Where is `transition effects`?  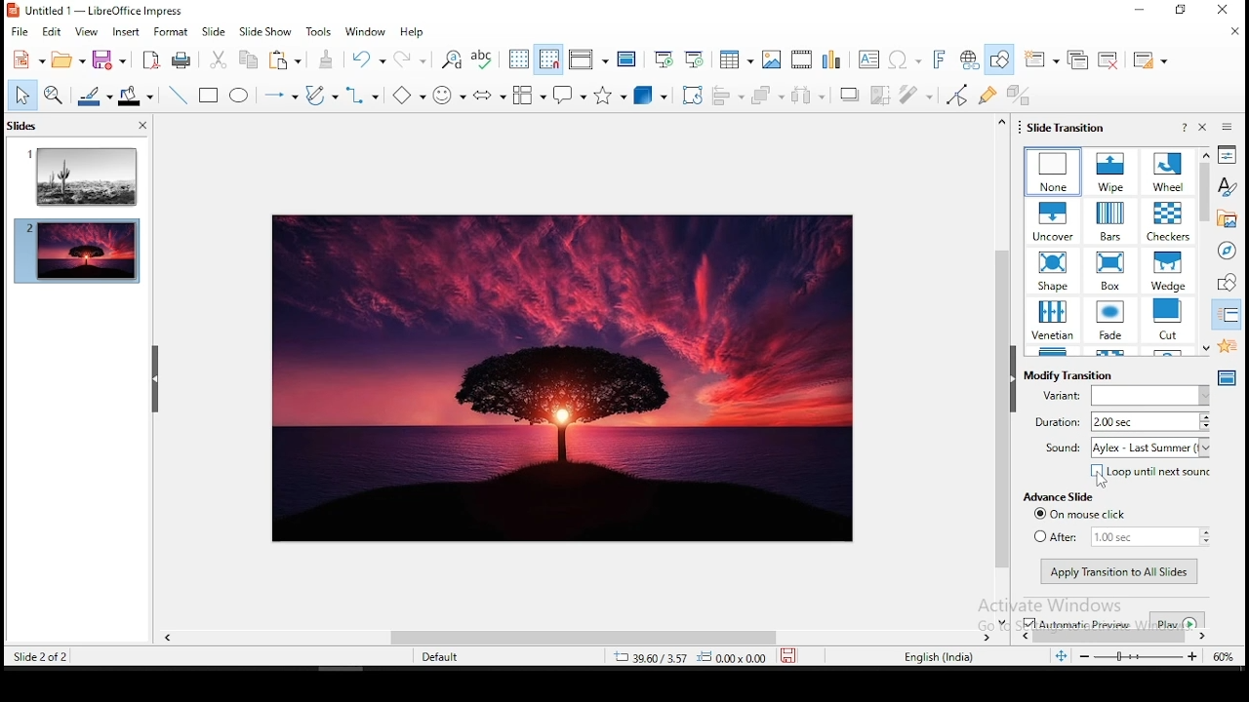
transition effects is located at coordinates (1110, 270).